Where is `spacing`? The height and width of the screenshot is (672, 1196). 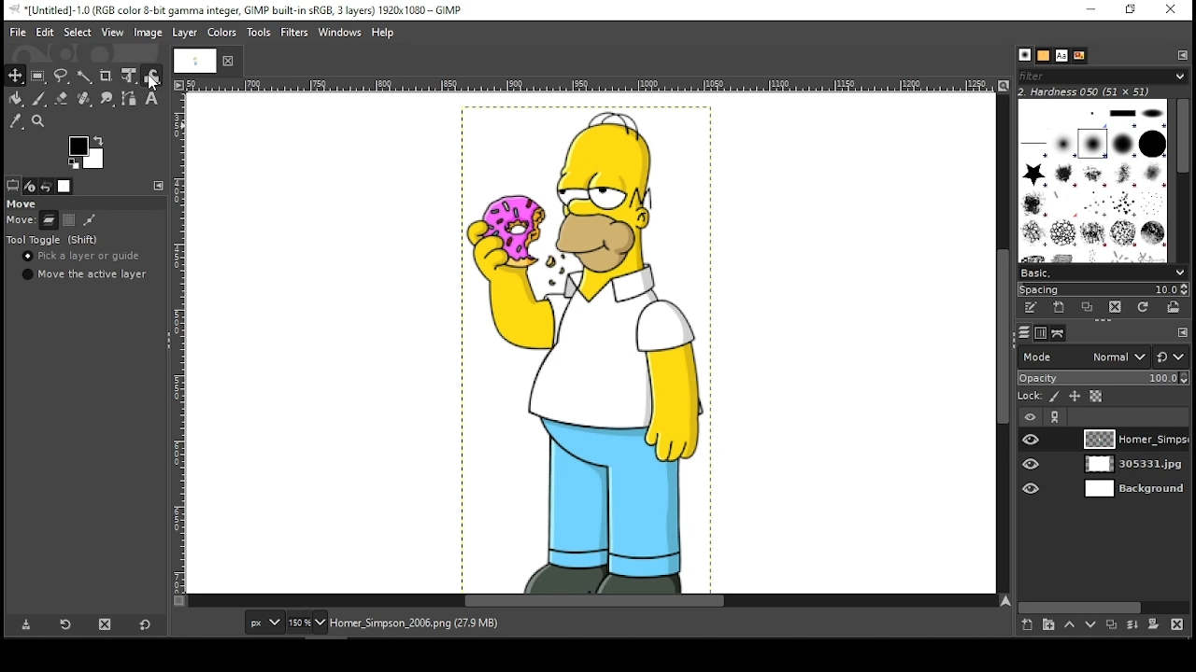
spacing is located at coordinates (1103, 289).